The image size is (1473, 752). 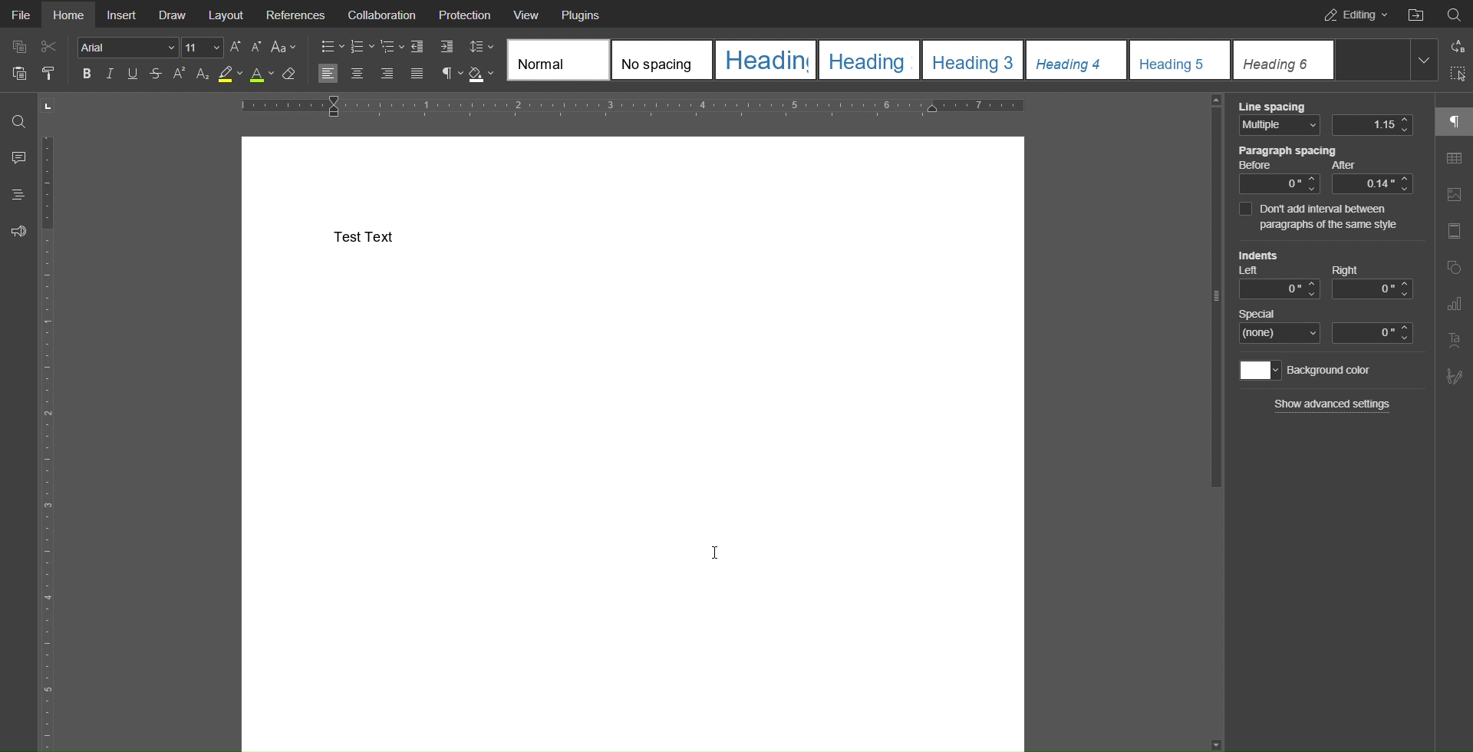 I want to click on Image Settings, so click(x=1453, y=197).